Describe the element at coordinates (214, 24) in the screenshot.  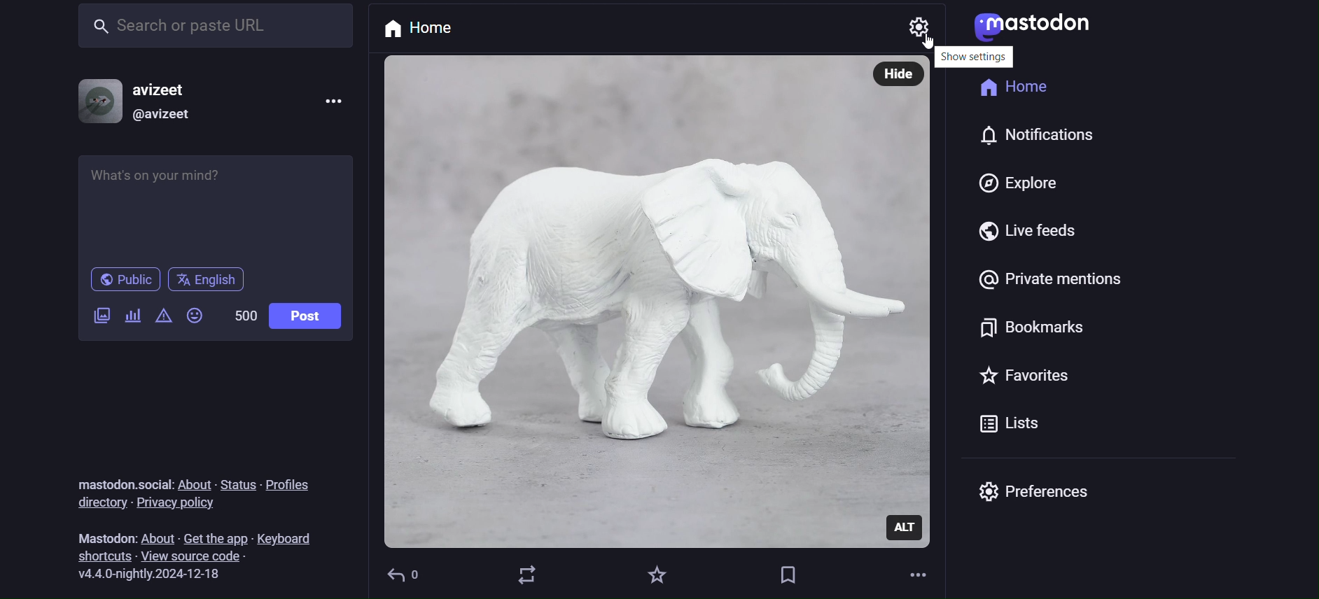
I see `Search or paste URL` at that location.